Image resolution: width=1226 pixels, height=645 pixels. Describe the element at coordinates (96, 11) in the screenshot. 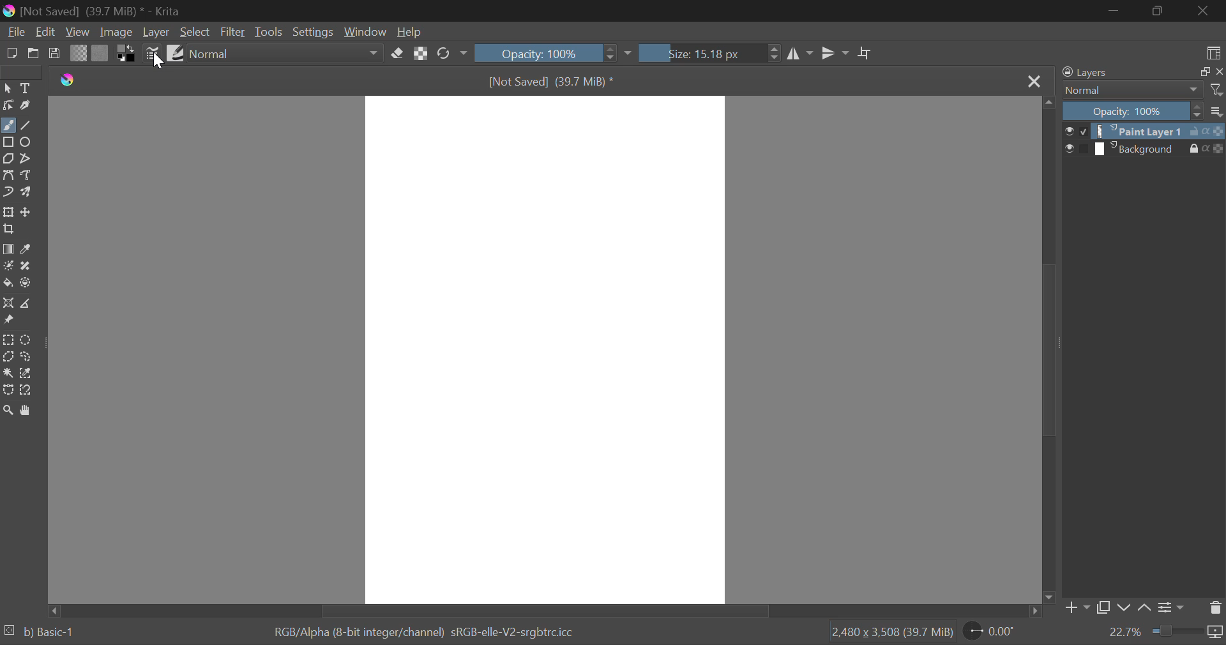

I see `(Not Saved) (39,7 MB)* -Krita` at that location.